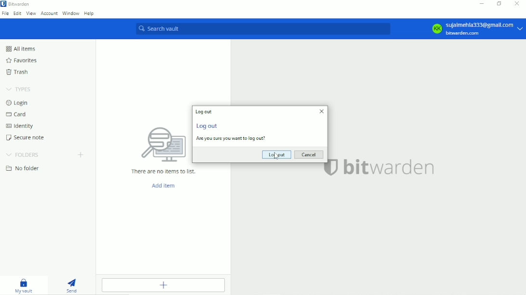 The width and height of the screenshot is (526, 295). What do you see at coordinates (31, 13) in the screenshot?
I see `View` at bounding box center [31, 13].